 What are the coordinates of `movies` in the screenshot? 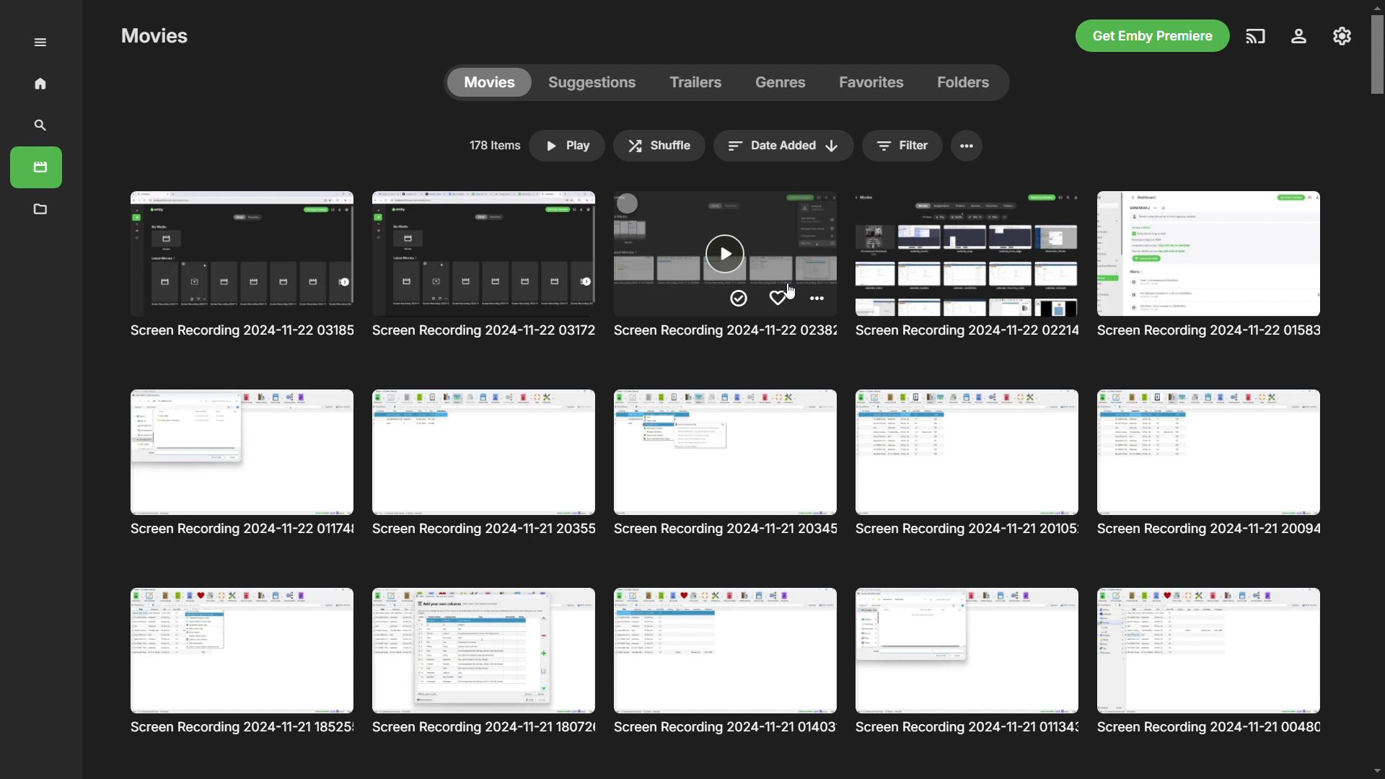 It's located at (40, 165).